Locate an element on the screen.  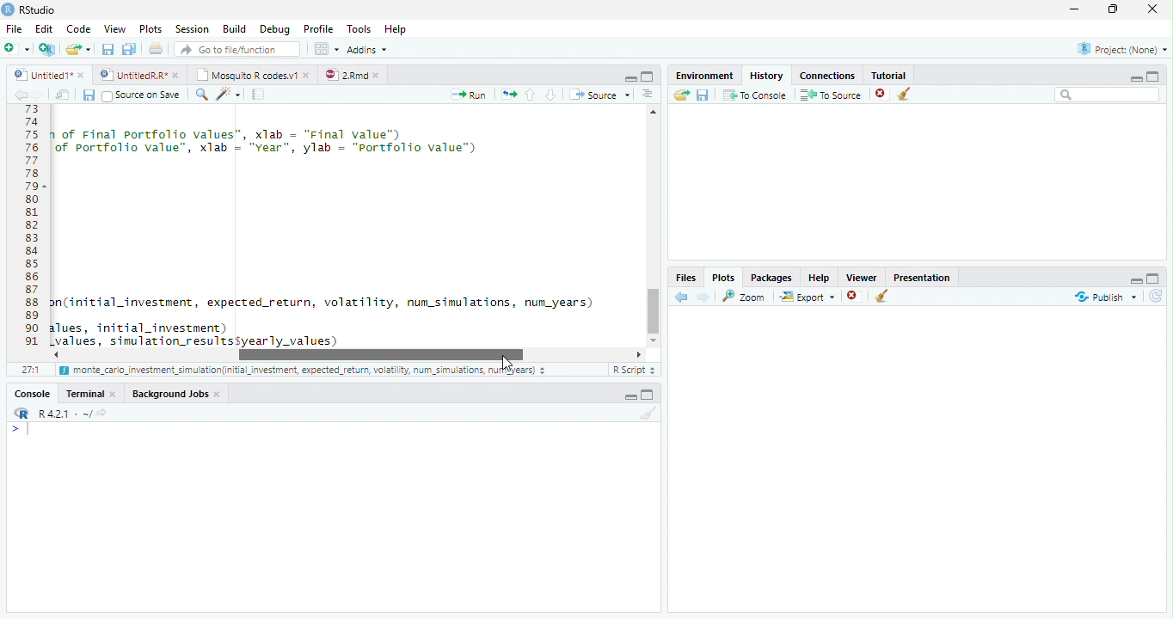
Hide is located at coordinates (1136, 77).